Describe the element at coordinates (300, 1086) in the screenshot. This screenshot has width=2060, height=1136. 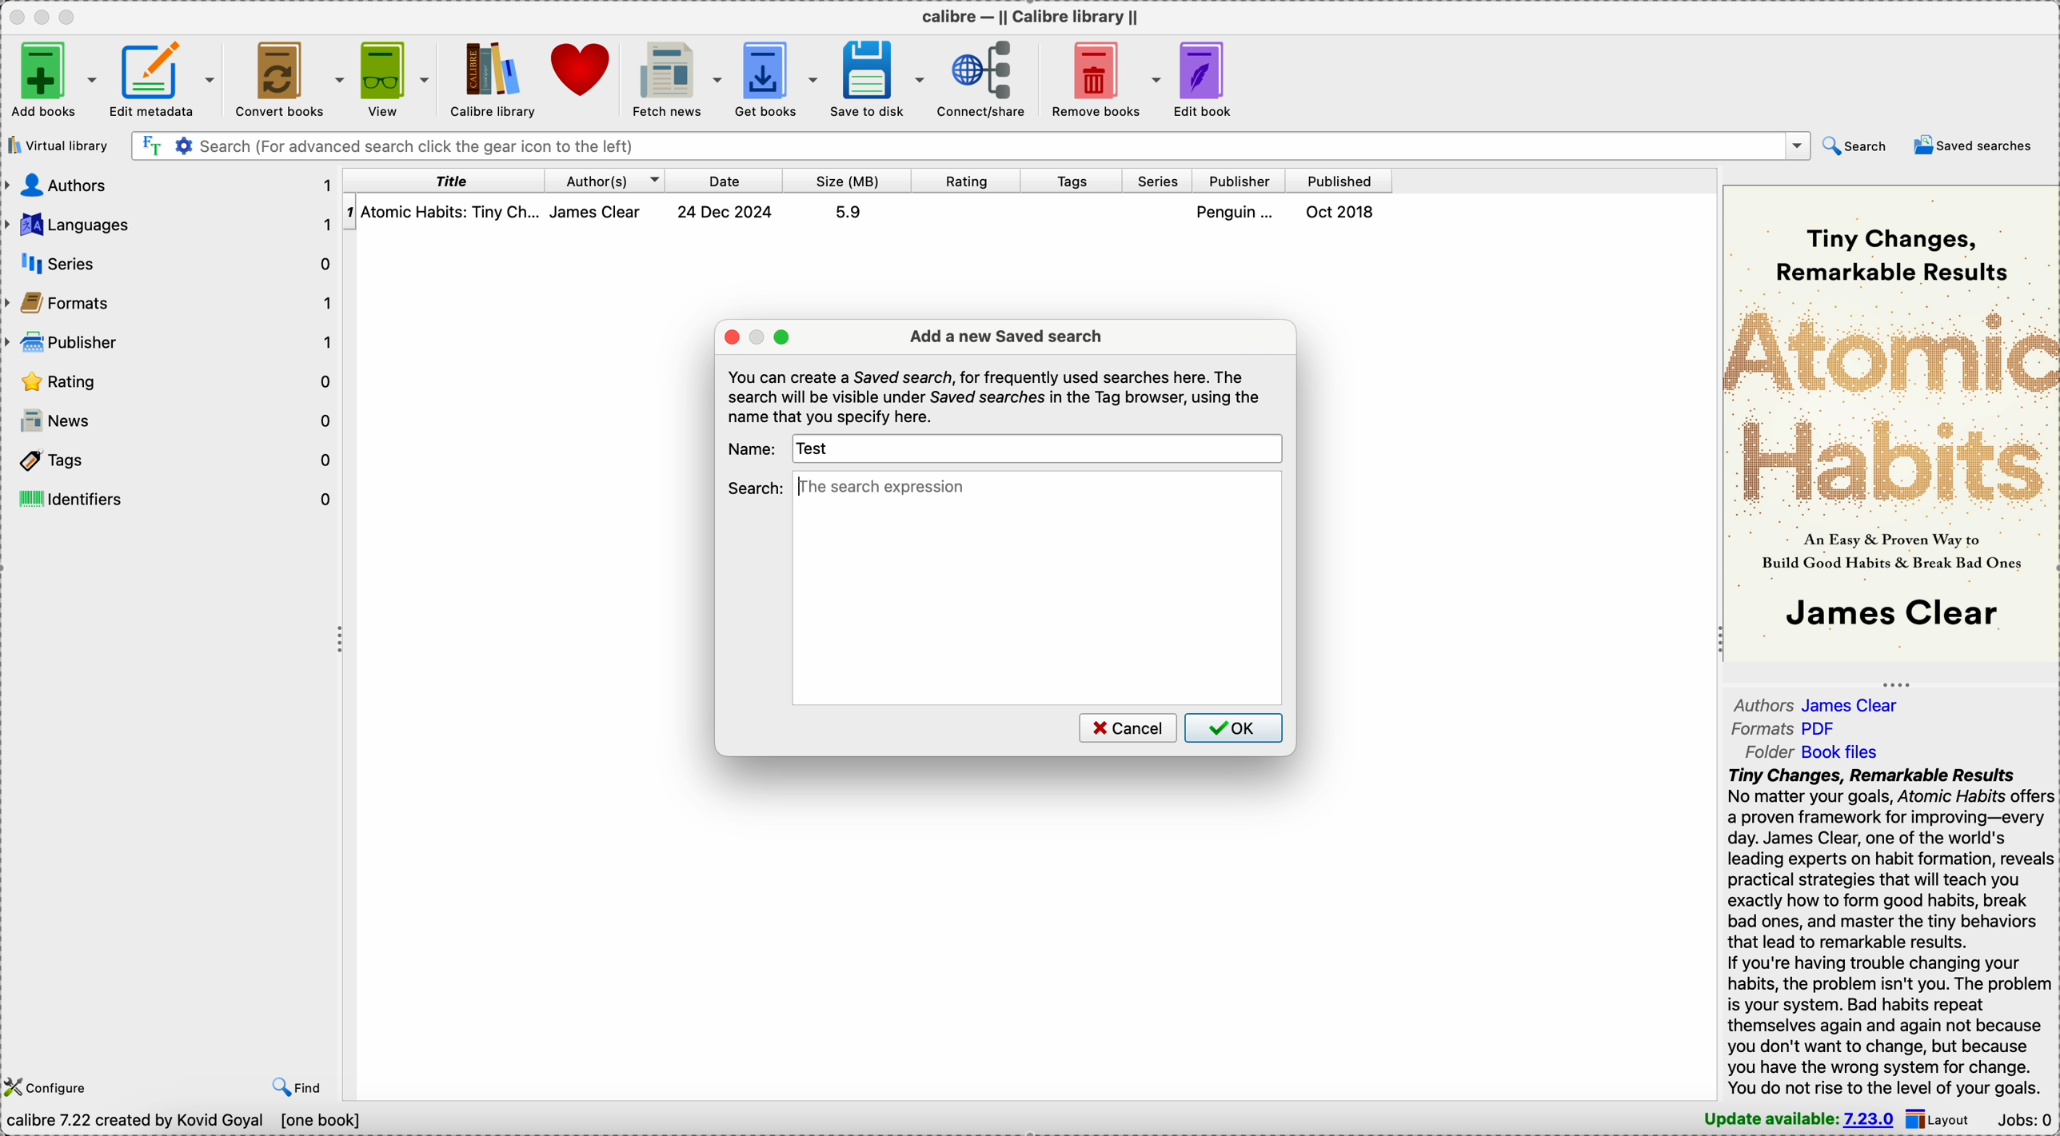
I see `find` at that location.